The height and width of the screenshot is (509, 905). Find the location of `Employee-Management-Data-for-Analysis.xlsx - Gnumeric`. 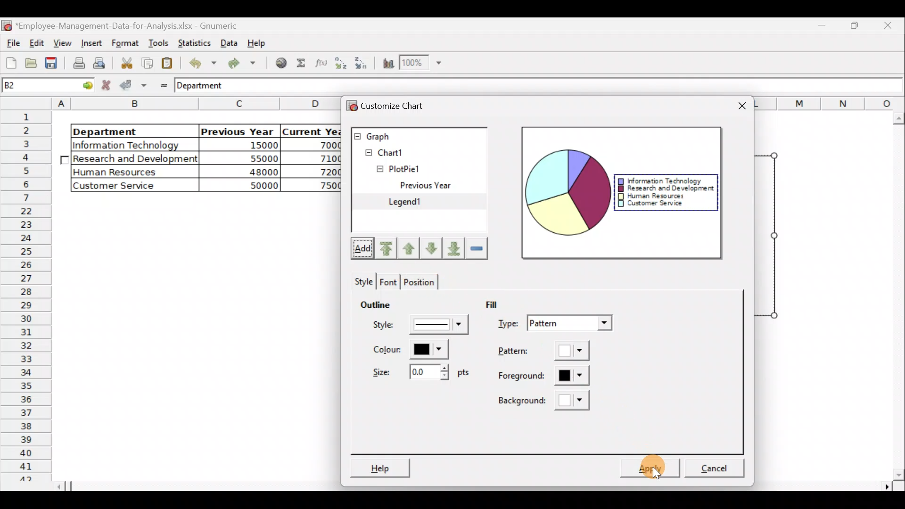

Employee-Management-Data-for-Analysis.xlsx - Gnumeric is located at coordinates (133, 25).